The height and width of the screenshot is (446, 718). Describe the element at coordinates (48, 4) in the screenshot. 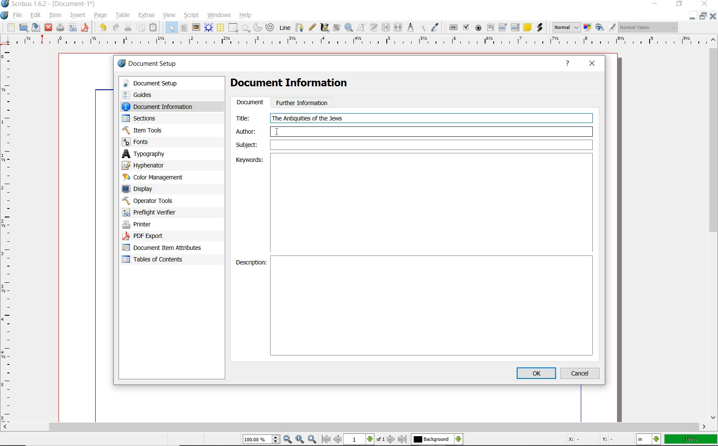

I see `system name` at that location.